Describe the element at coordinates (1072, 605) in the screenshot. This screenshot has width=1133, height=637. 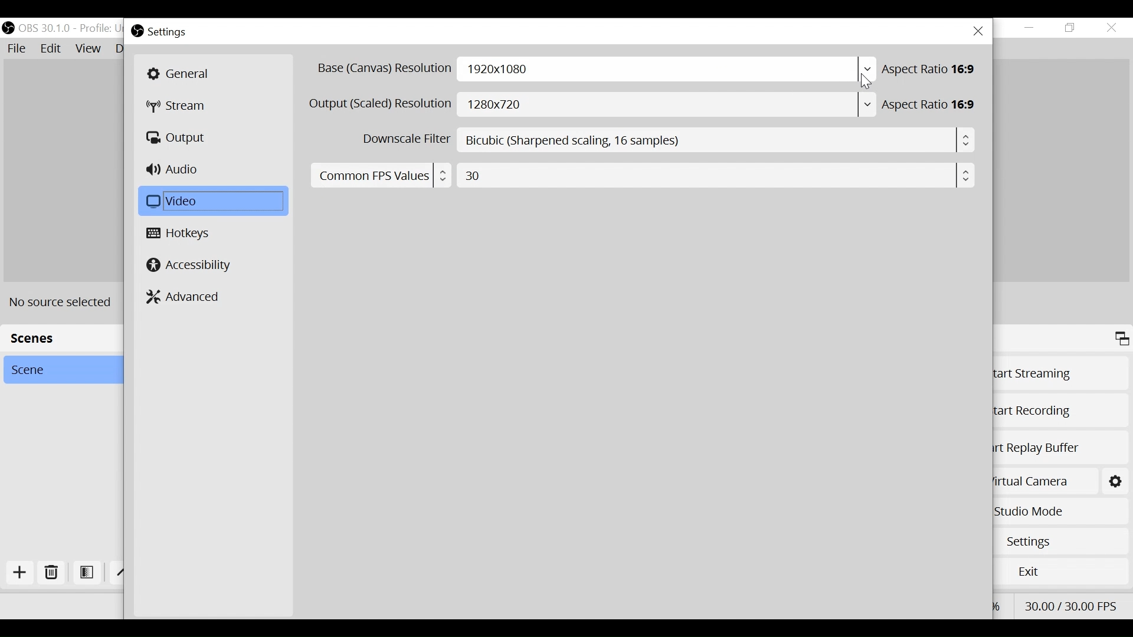
I see `30.00/ 30.00 FPS` at that location.